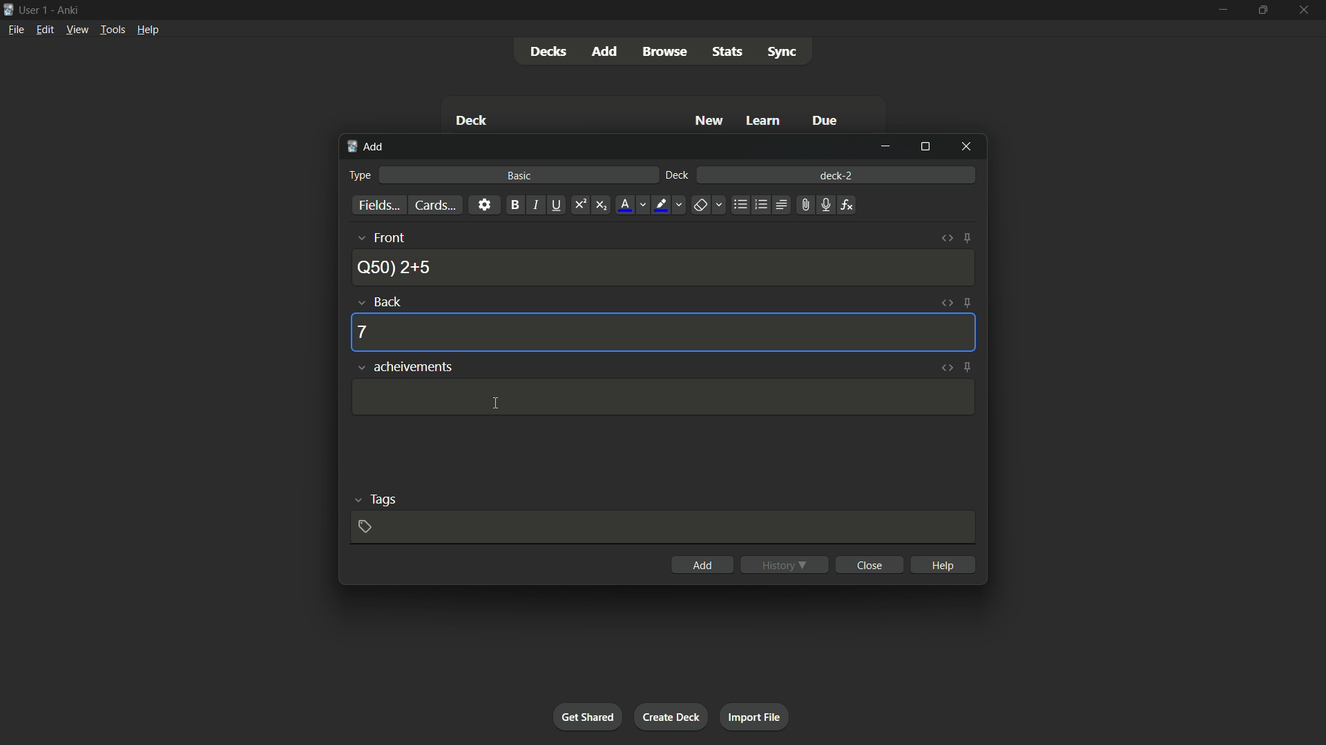 The height and width of the screenshot is (745, 1326). What do you see at coordinates (756, 717) in the screenshot?
I see `import file` at bounding box center [756, 717].